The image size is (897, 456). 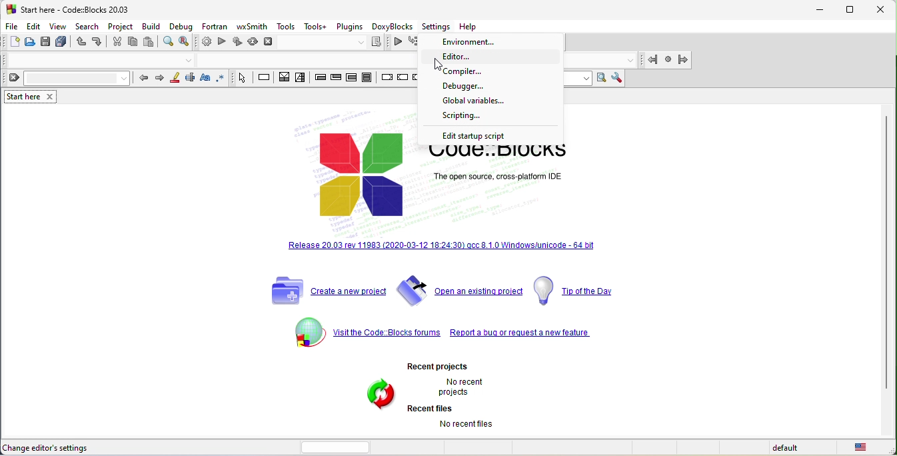 I want to click on clear, so click(x=67, y=79).